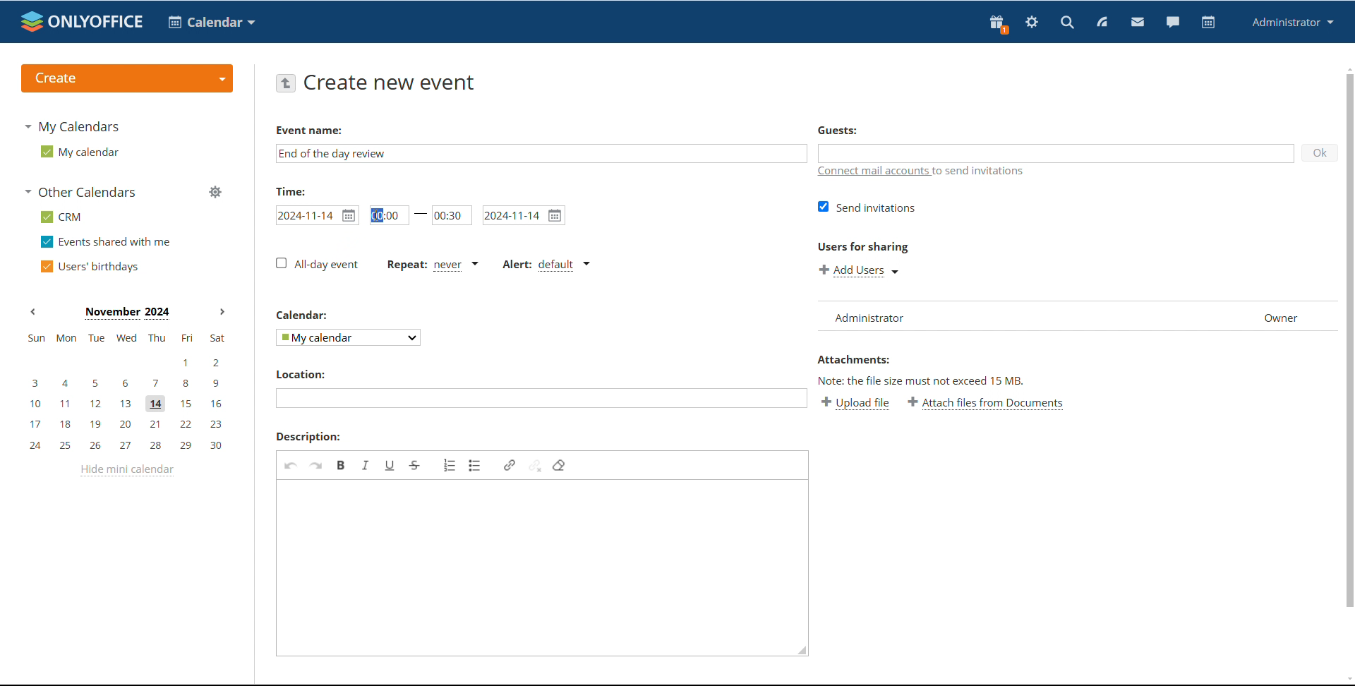  What do you see at coordinates (222, 313) in the screenshot?
I see `next month` at bounding box center [222, 313].